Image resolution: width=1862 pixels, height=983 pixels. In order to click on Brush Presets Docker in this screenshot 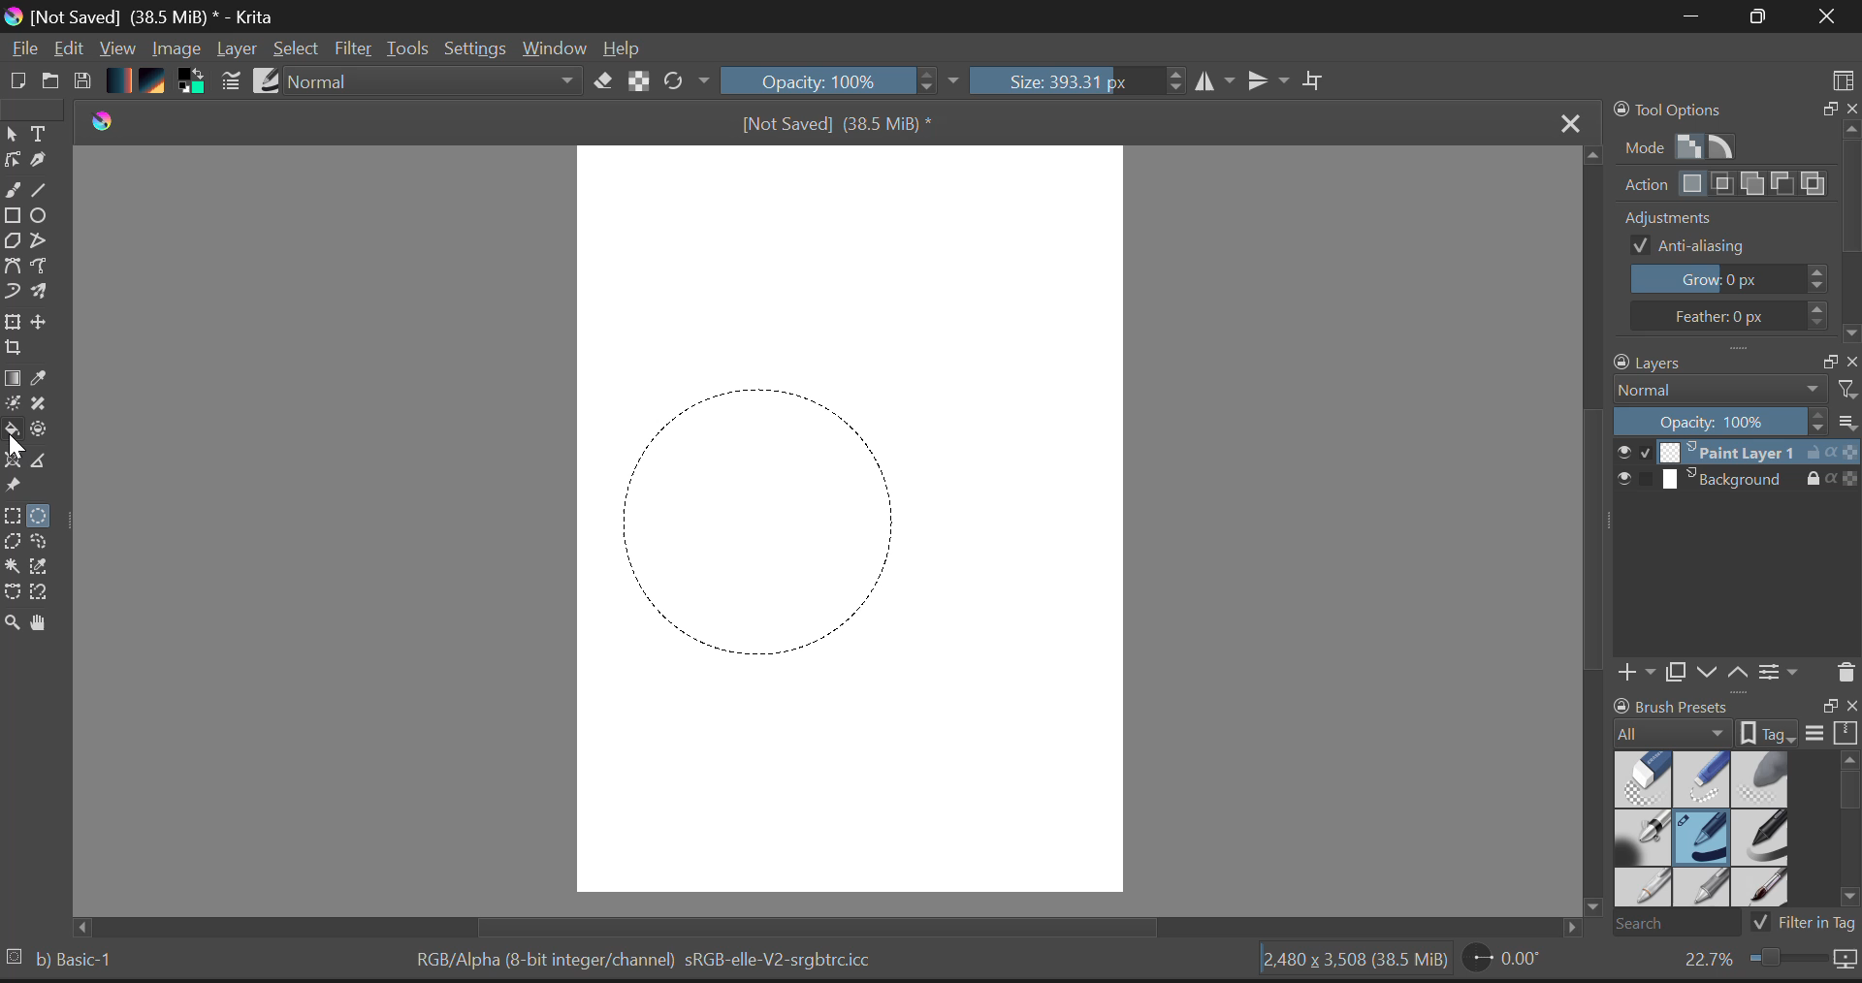, I will do `click(1732, 814)`.